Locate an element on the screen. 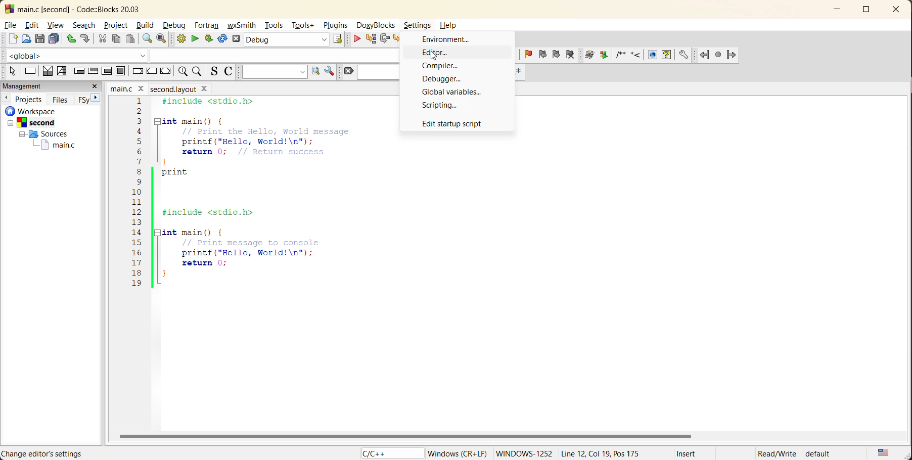  compiler is located at coordinates (445, 66).